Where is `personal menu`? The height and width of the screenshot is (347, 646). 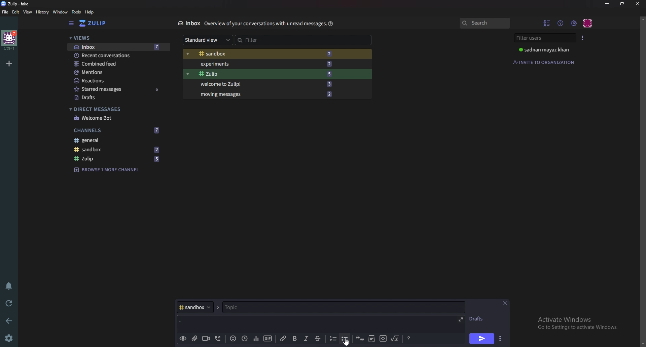 personal menu is located at coordinates (588, 23).